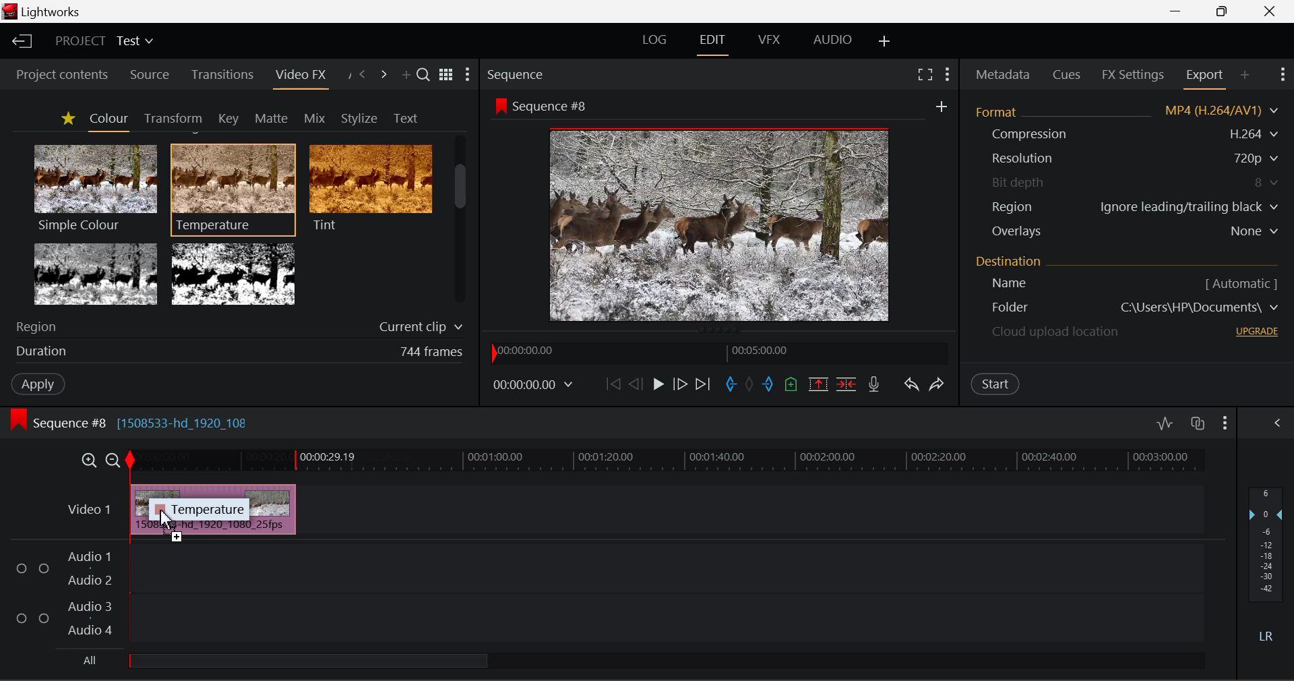 This screenshot has width=1294, height=681. What do you see at coordinates (1027, 134) in the screenshot?
I see `Compression` at bounding box center [1027, 134].